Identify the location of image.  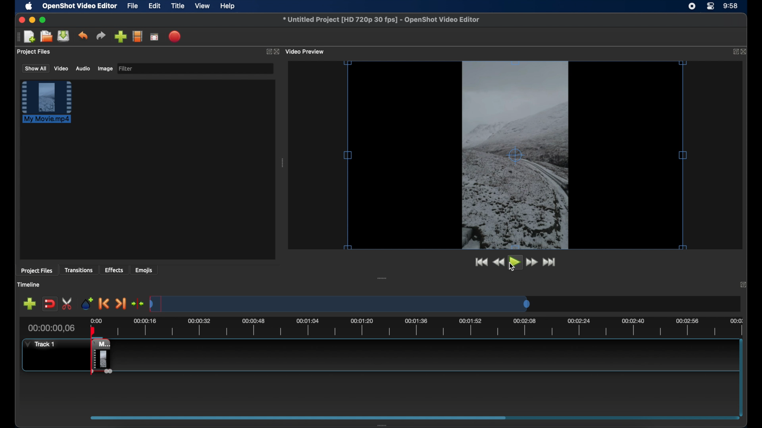
(105, 69).